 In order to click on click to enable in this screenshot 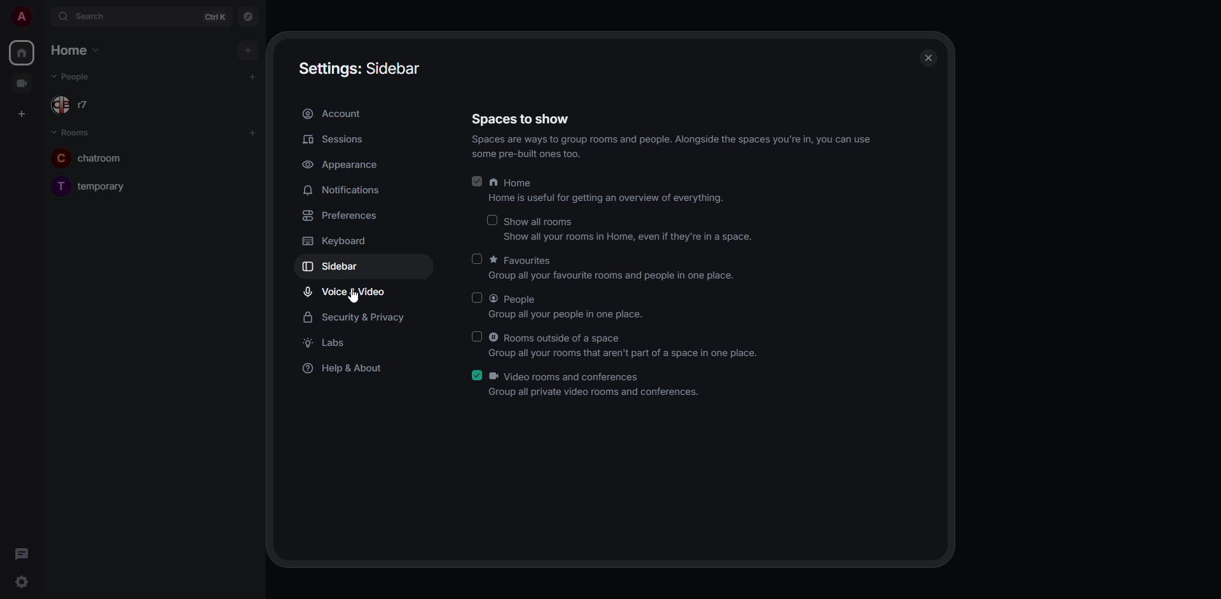, I will do `click(474, 259)`.